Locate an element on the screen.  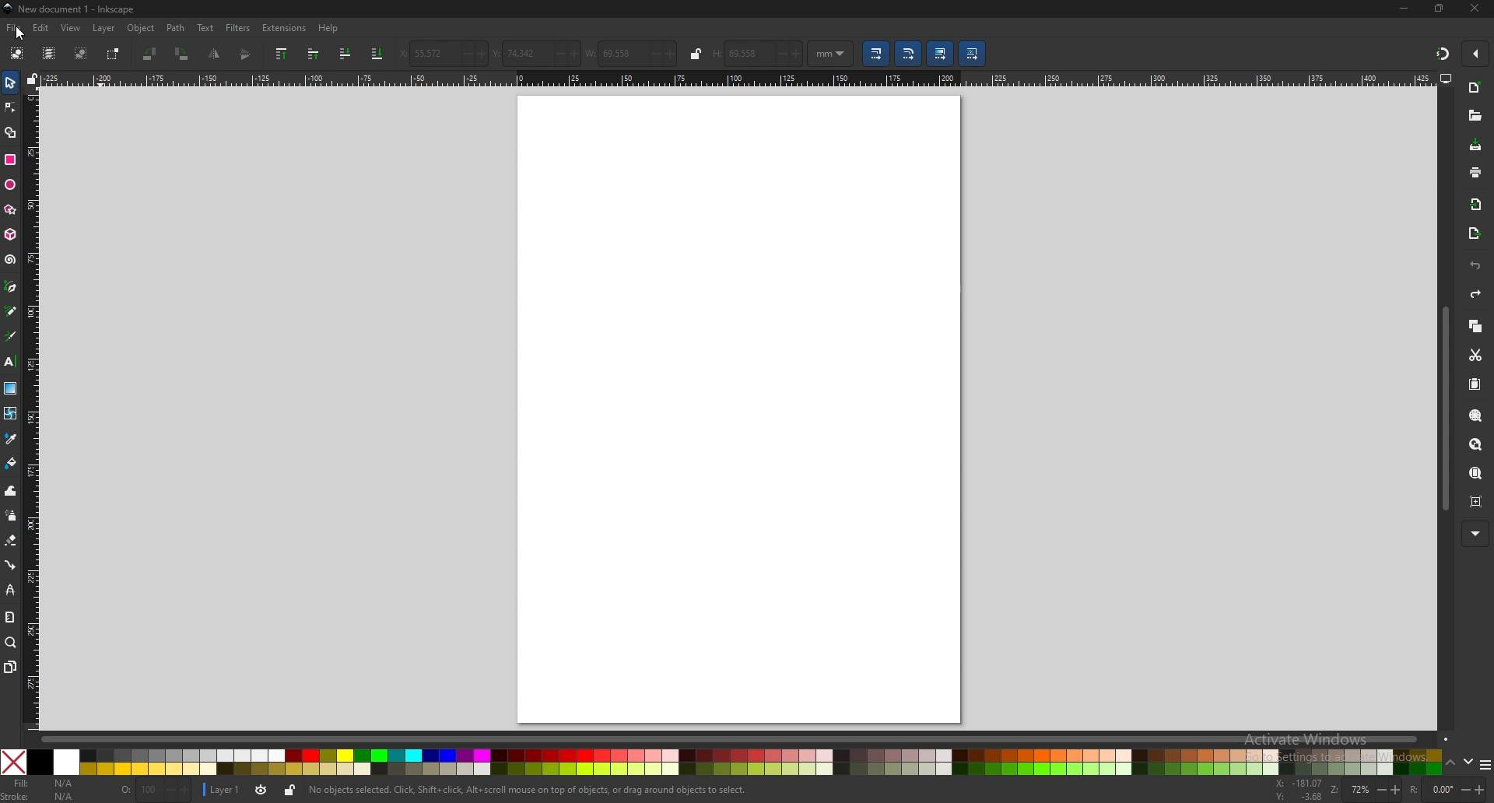
3d box is located at coordinates (9, 235).